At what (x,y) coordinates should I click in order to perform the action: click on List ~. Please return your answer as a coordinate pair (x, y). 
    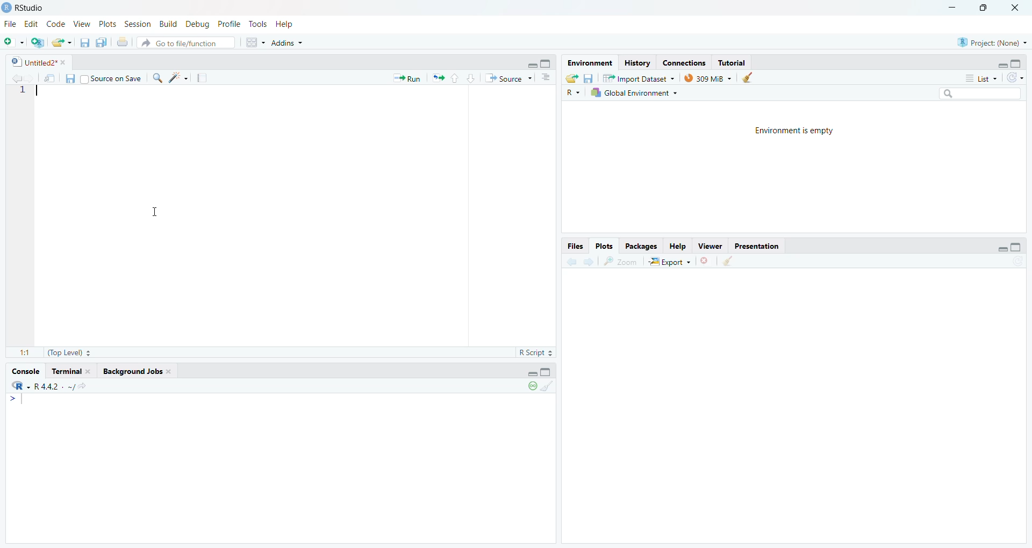
    Looking at the image, I should click on (977, 77).